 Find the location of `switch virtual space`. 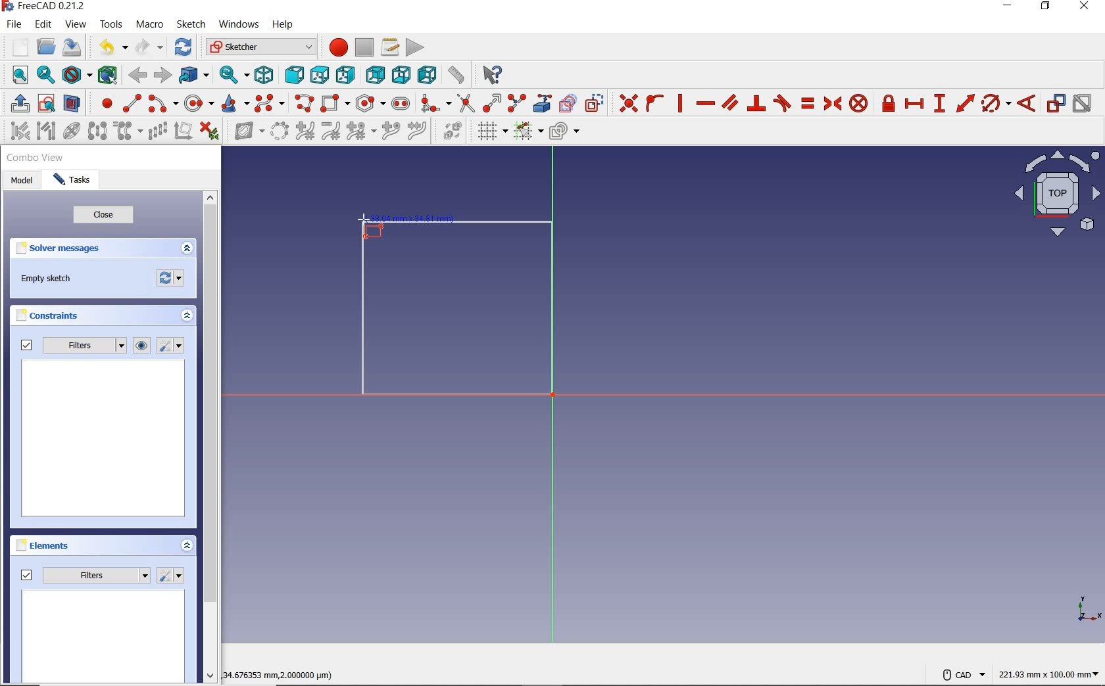

switch virtual space is located at coordinates (454, 133).